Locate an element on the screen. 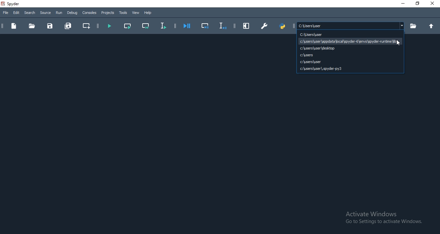  Projects is located at coordinates (108, 13).